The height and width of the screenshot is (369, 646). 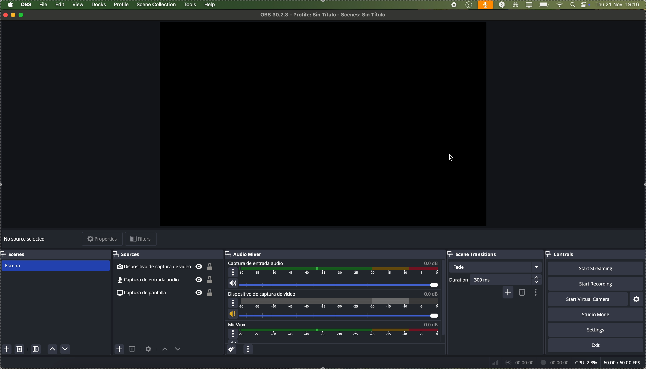 I want to click on minimize program, so click(x=13, y=15).